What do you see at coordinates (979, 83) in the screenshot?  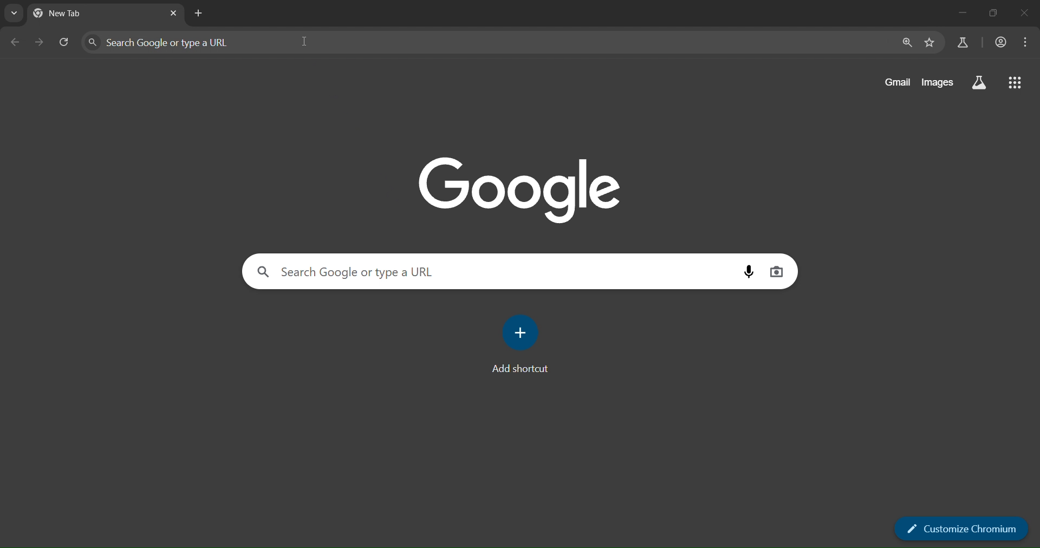 I see `search labs` at bounding box center [979, 83].